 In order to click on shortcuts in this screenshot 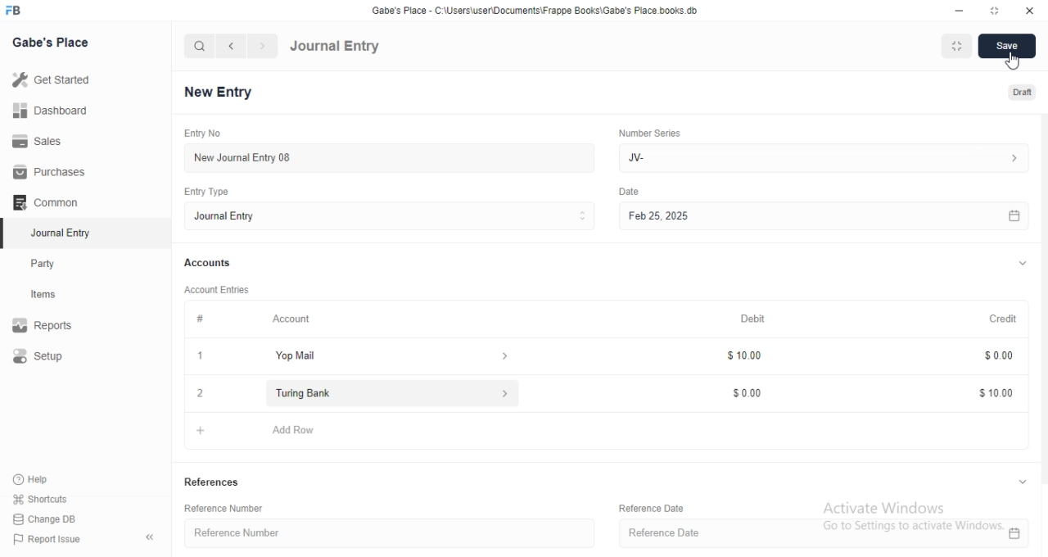, I will do `click(51, 498)`.